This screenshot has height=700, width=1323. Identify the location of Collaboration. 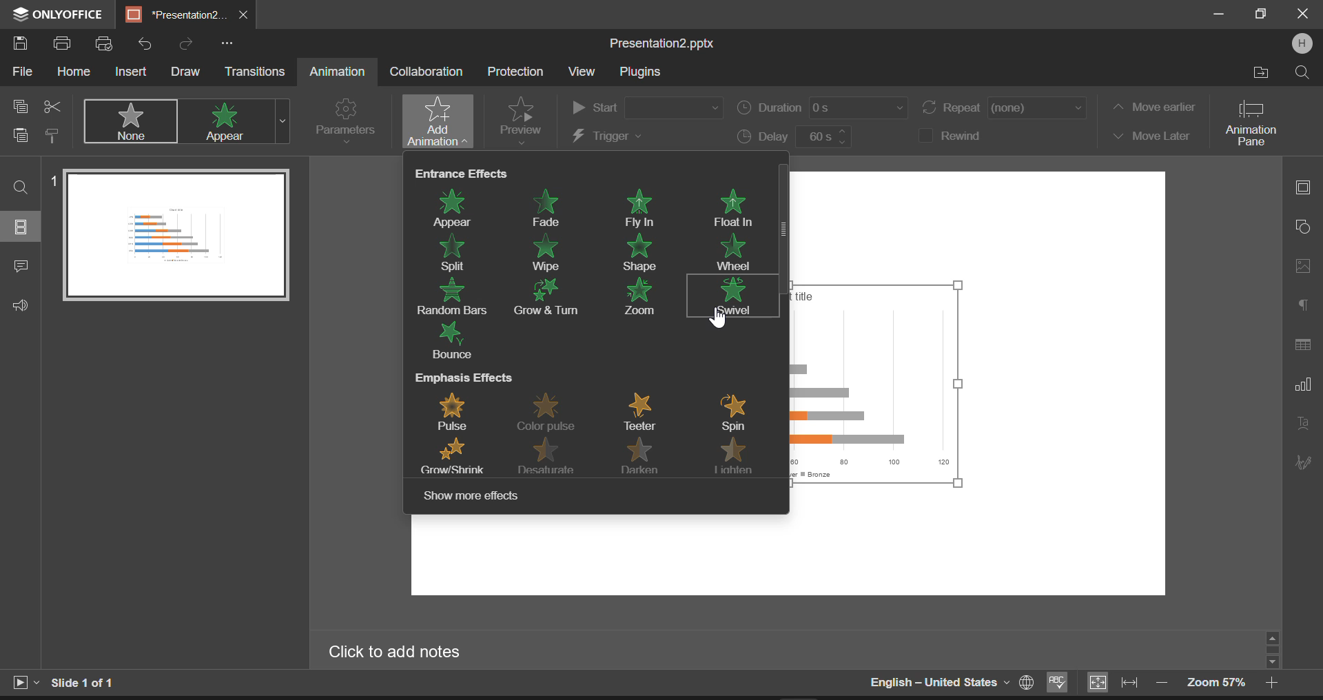
(426, 72).